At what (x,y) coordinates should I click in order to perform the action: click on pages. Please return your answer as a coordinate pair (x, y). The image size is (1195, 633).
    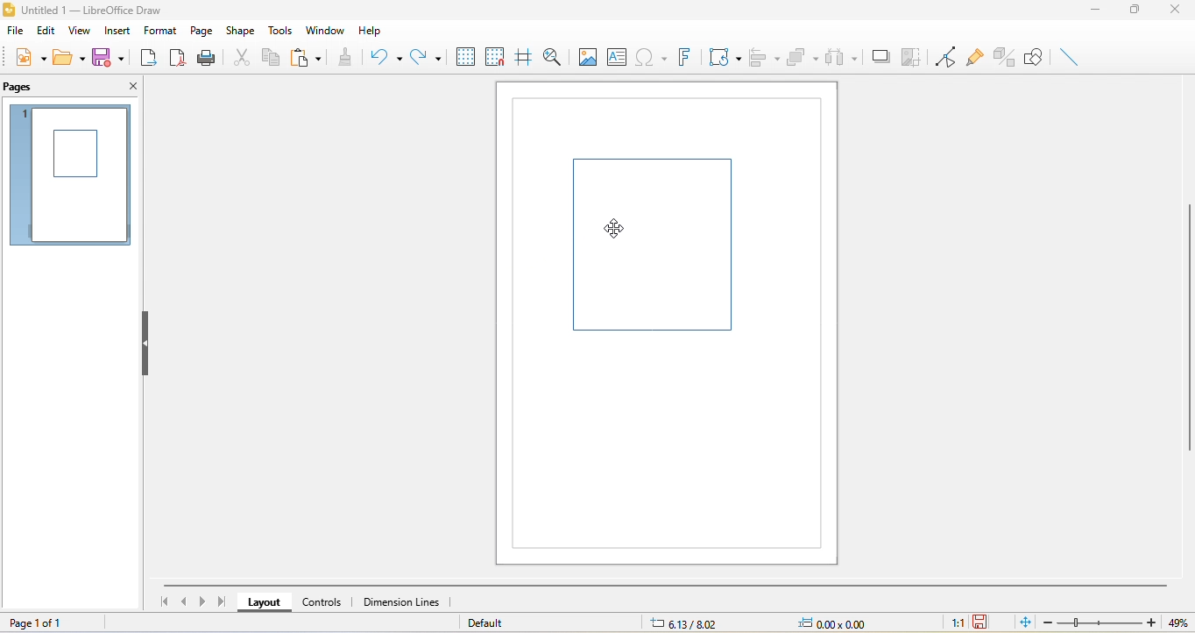
    Looking at the image, I should click on (22, 89).